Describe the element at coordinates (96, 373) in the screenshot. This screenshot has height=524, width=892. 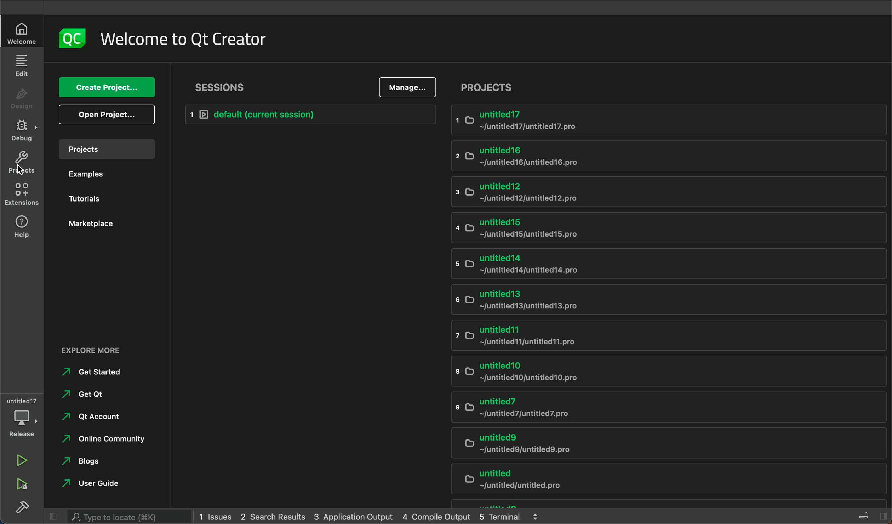
I see `get started` at that location.